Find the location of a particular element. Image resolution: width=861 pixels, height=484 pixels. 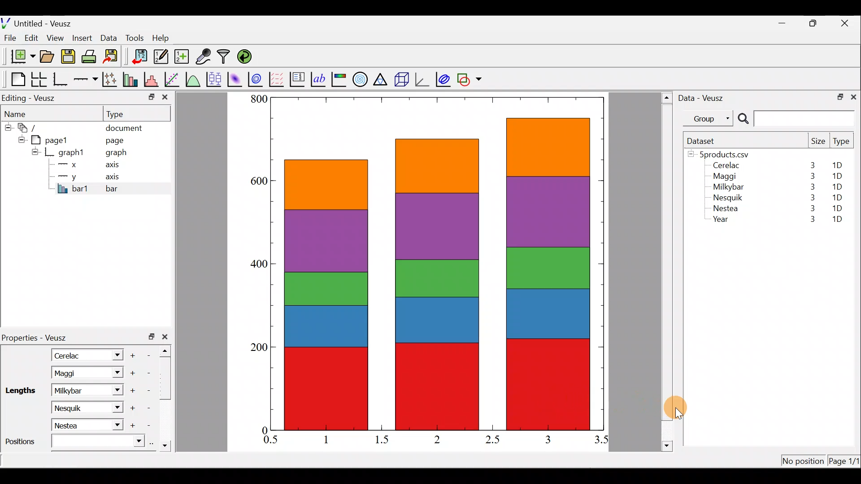

3 is located at coordinates (810, 210).